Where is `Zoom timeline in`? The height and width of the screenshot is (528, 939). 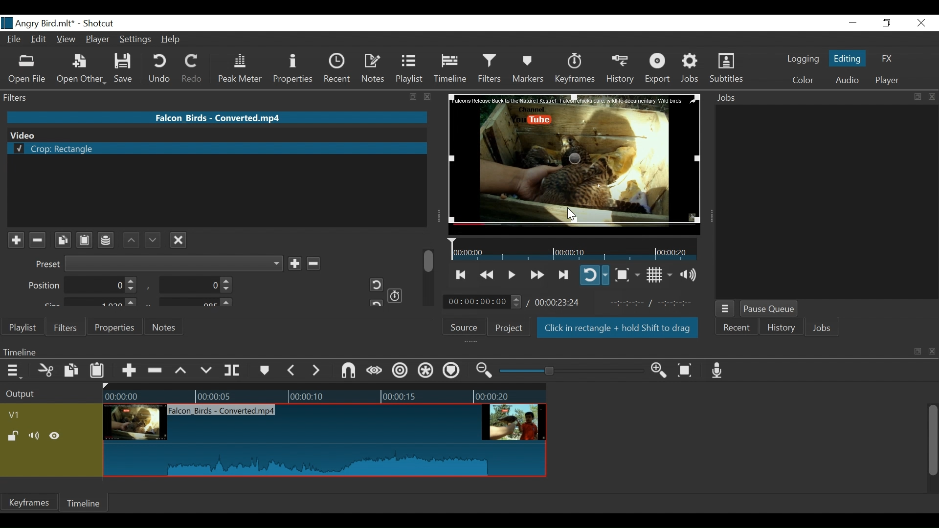 Zoom timeline in is located at coordinates (662, 371).